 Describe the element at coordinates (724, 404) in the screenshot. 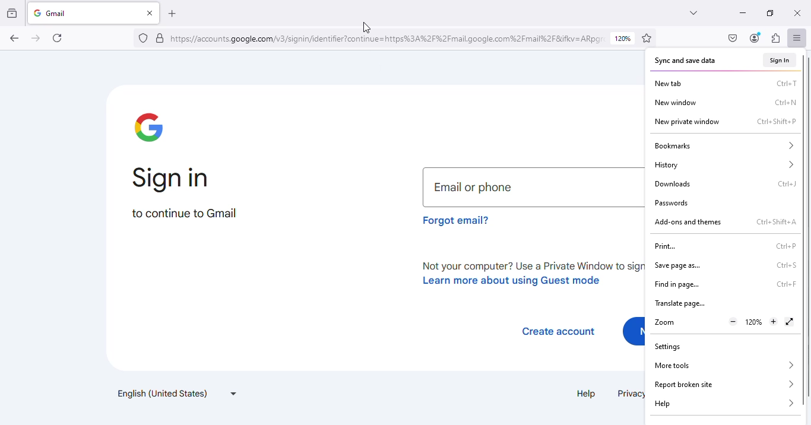

I see `help` at that location.